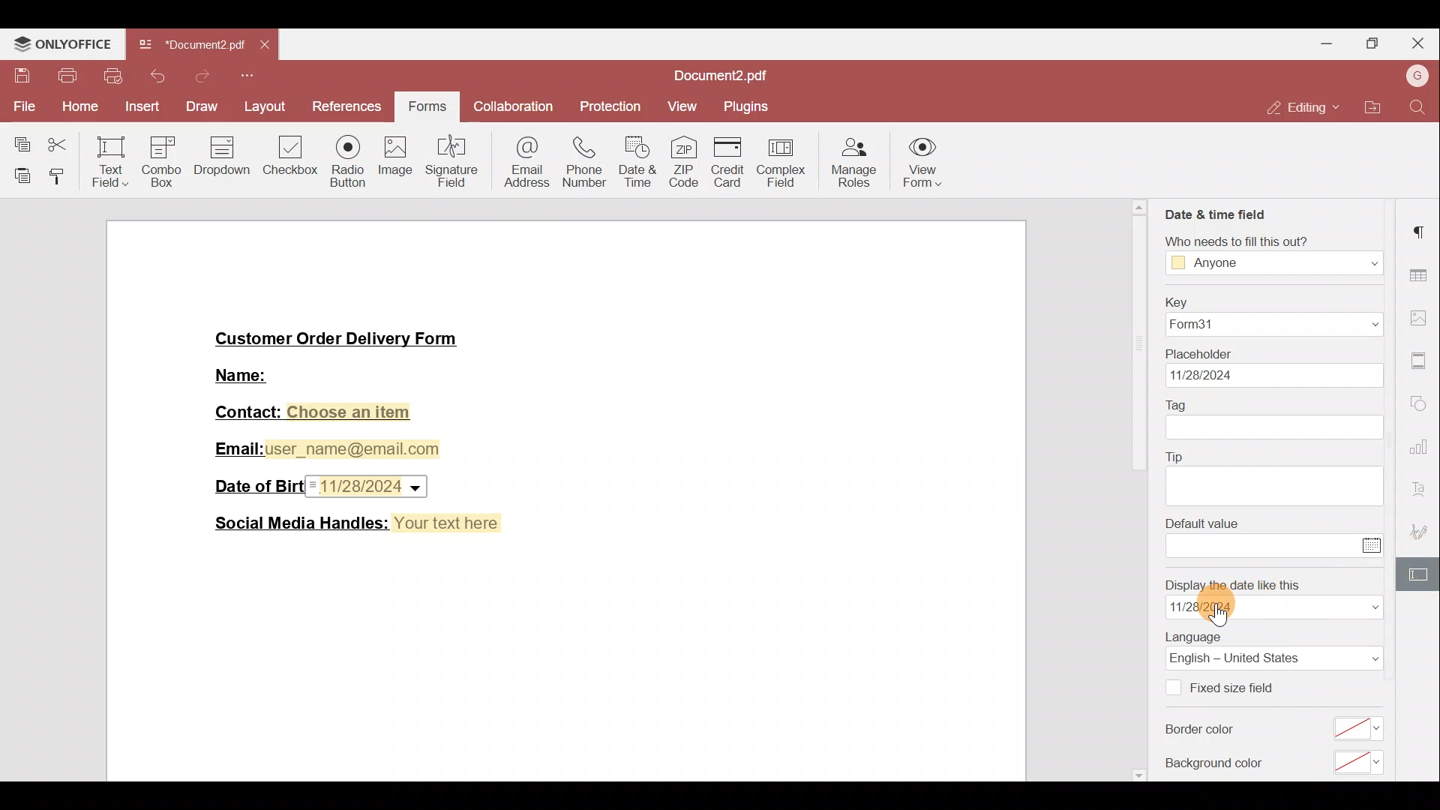 The height and width of the screenshot is (810, 1440). I want to click on Tip, so click(1175, 457).